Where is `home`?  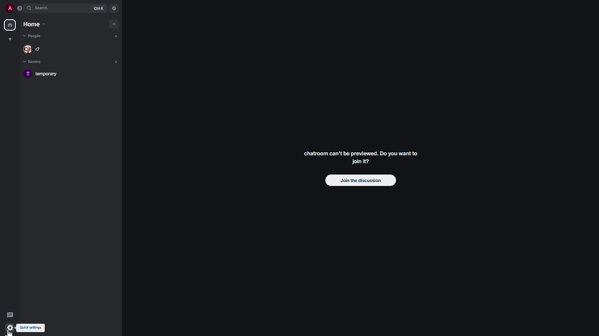
home is located at coordinates (11, 25).